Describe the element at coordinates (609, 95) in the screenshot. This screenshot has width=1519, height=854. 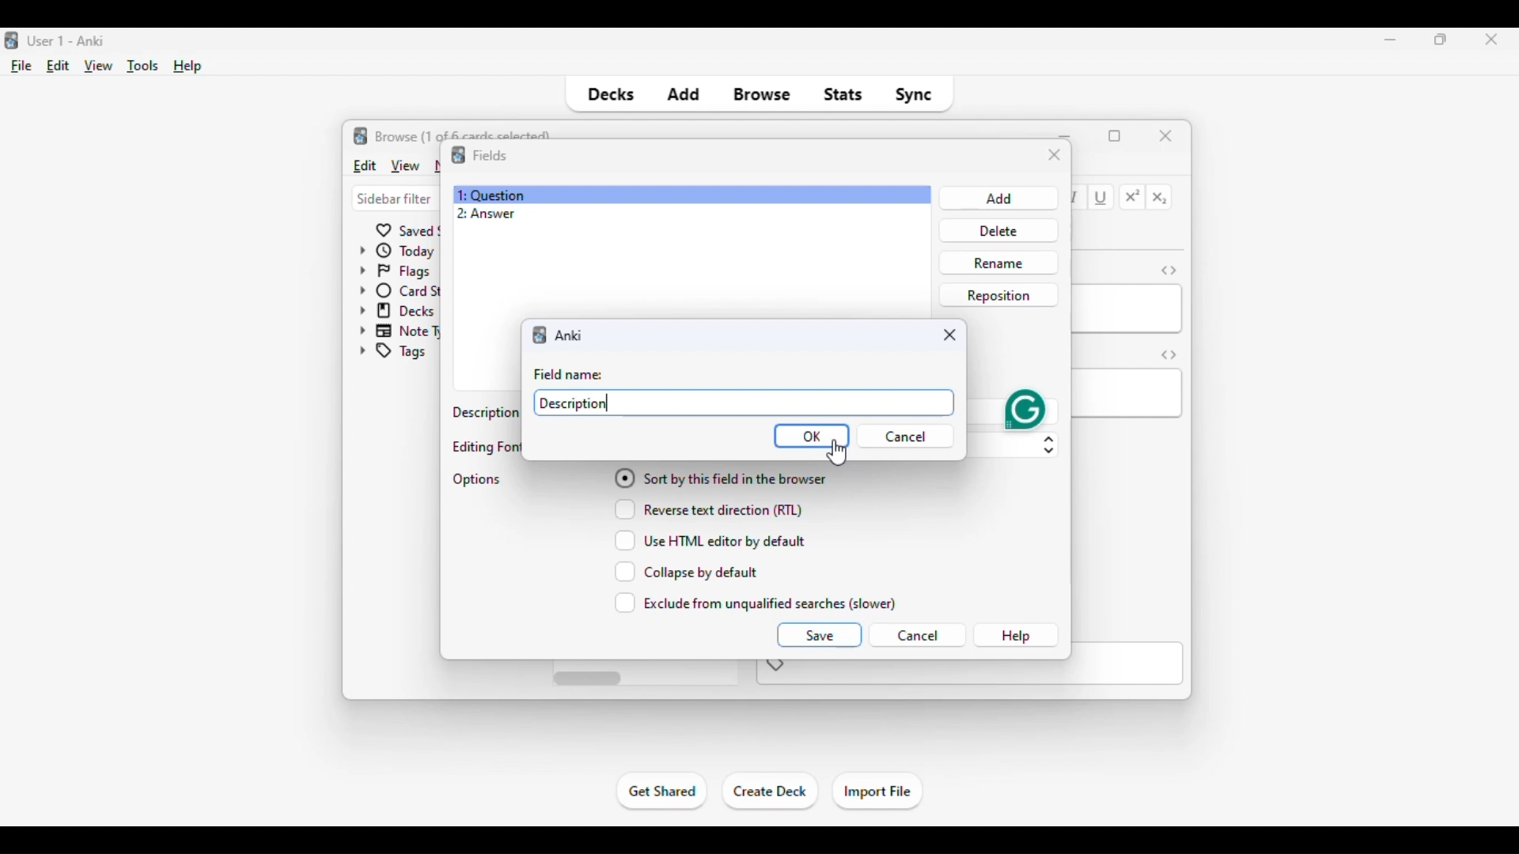
I see `decks` at that location.